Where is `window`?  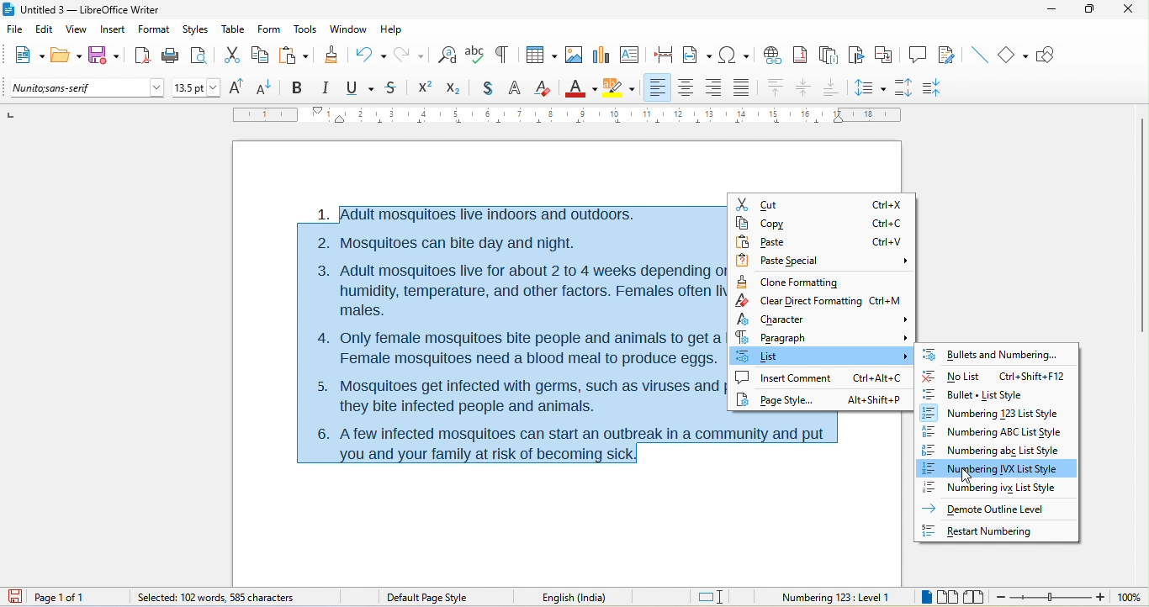 window is located at coordinates (347, 31).